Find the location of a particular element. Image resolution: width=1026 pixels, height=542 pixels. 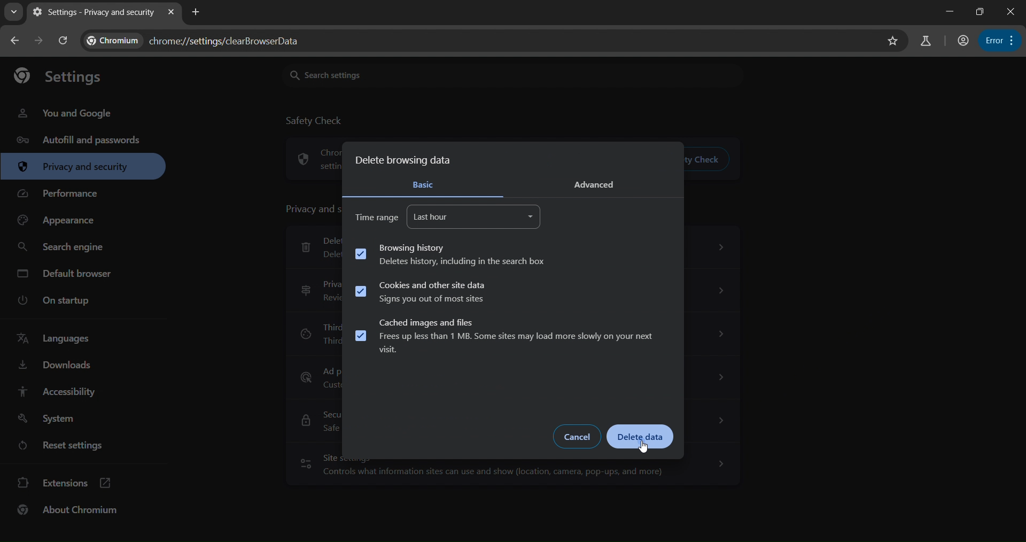

performance is located at coordinates (62, 192).